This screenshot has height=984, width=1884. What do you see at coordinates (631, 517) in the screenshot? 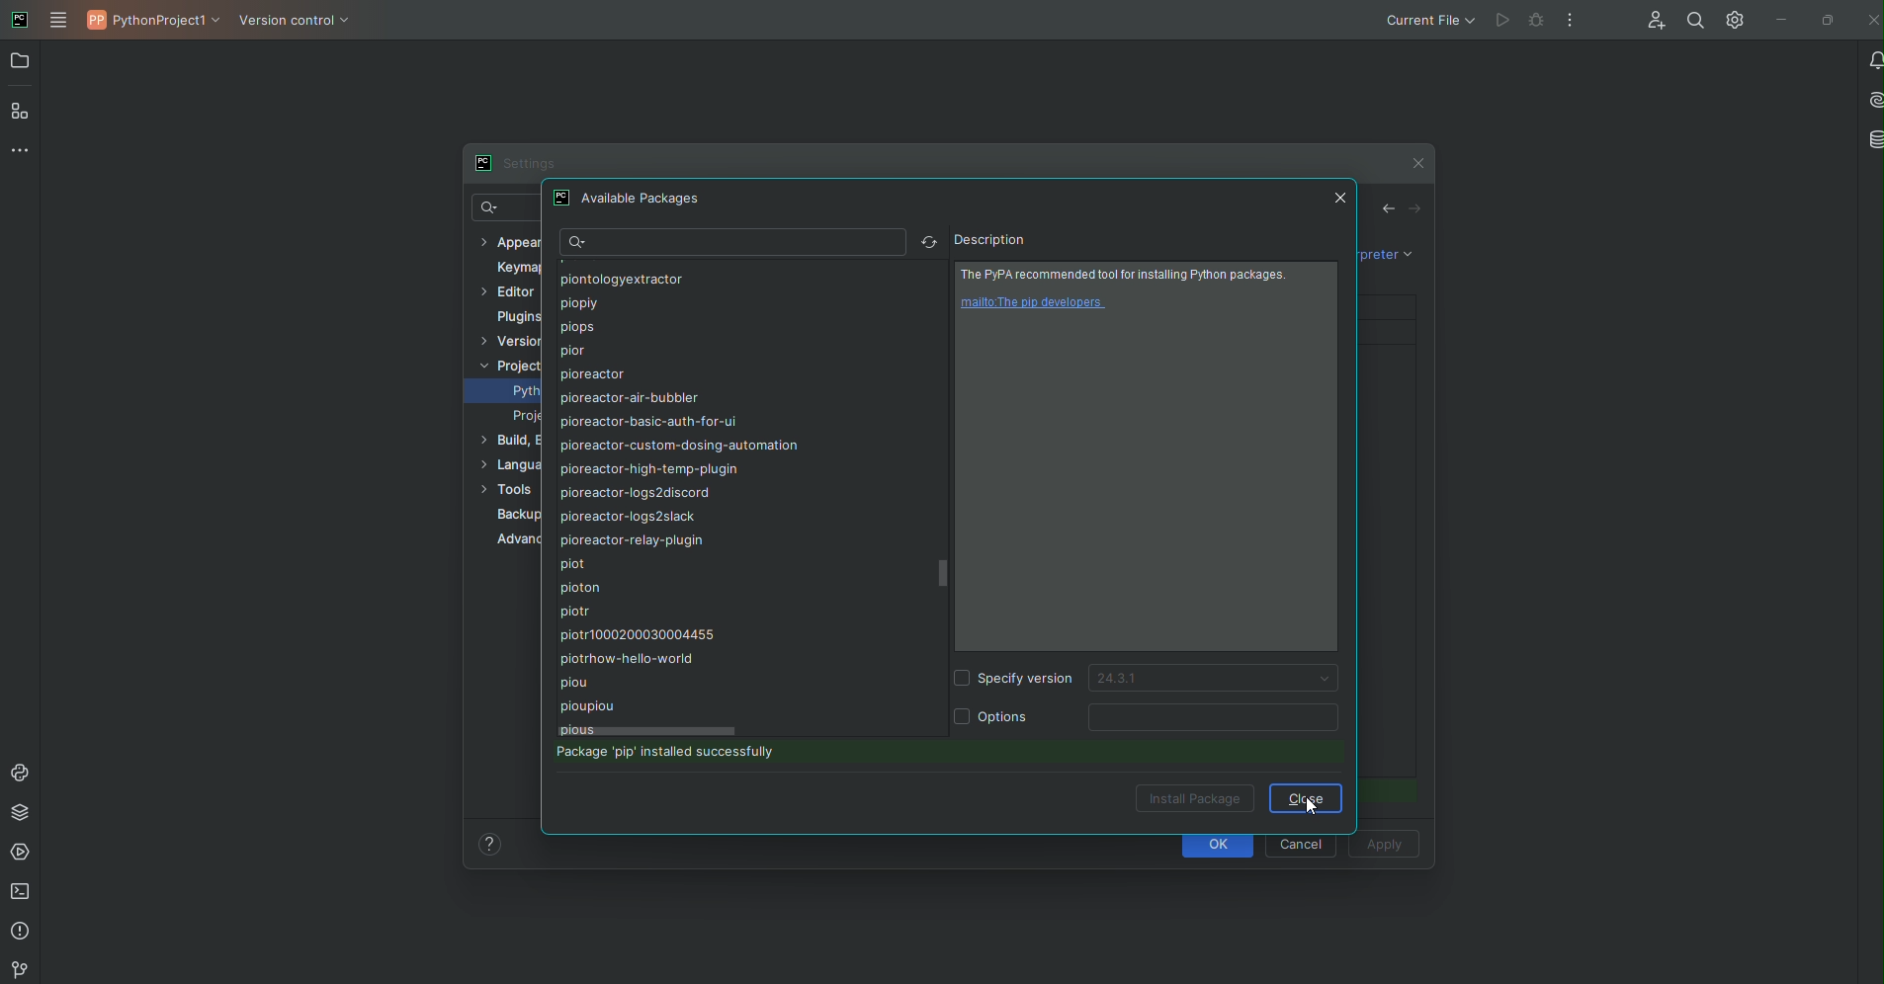
I see `pioreactor-log2slack` at bounding box center [631, 517].